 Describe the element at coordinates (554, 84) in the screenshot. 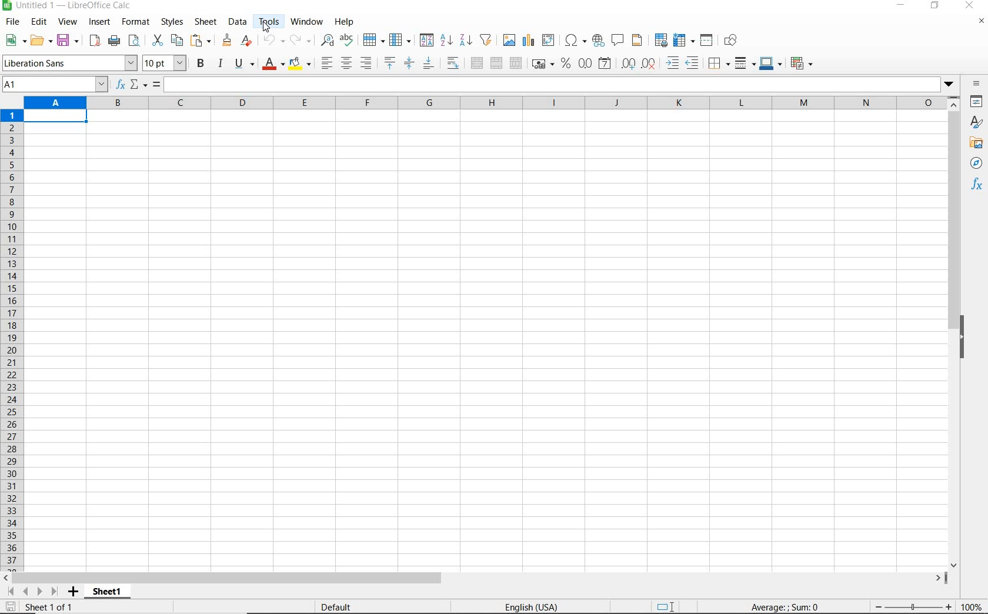

I see `Input line         ` at that location.